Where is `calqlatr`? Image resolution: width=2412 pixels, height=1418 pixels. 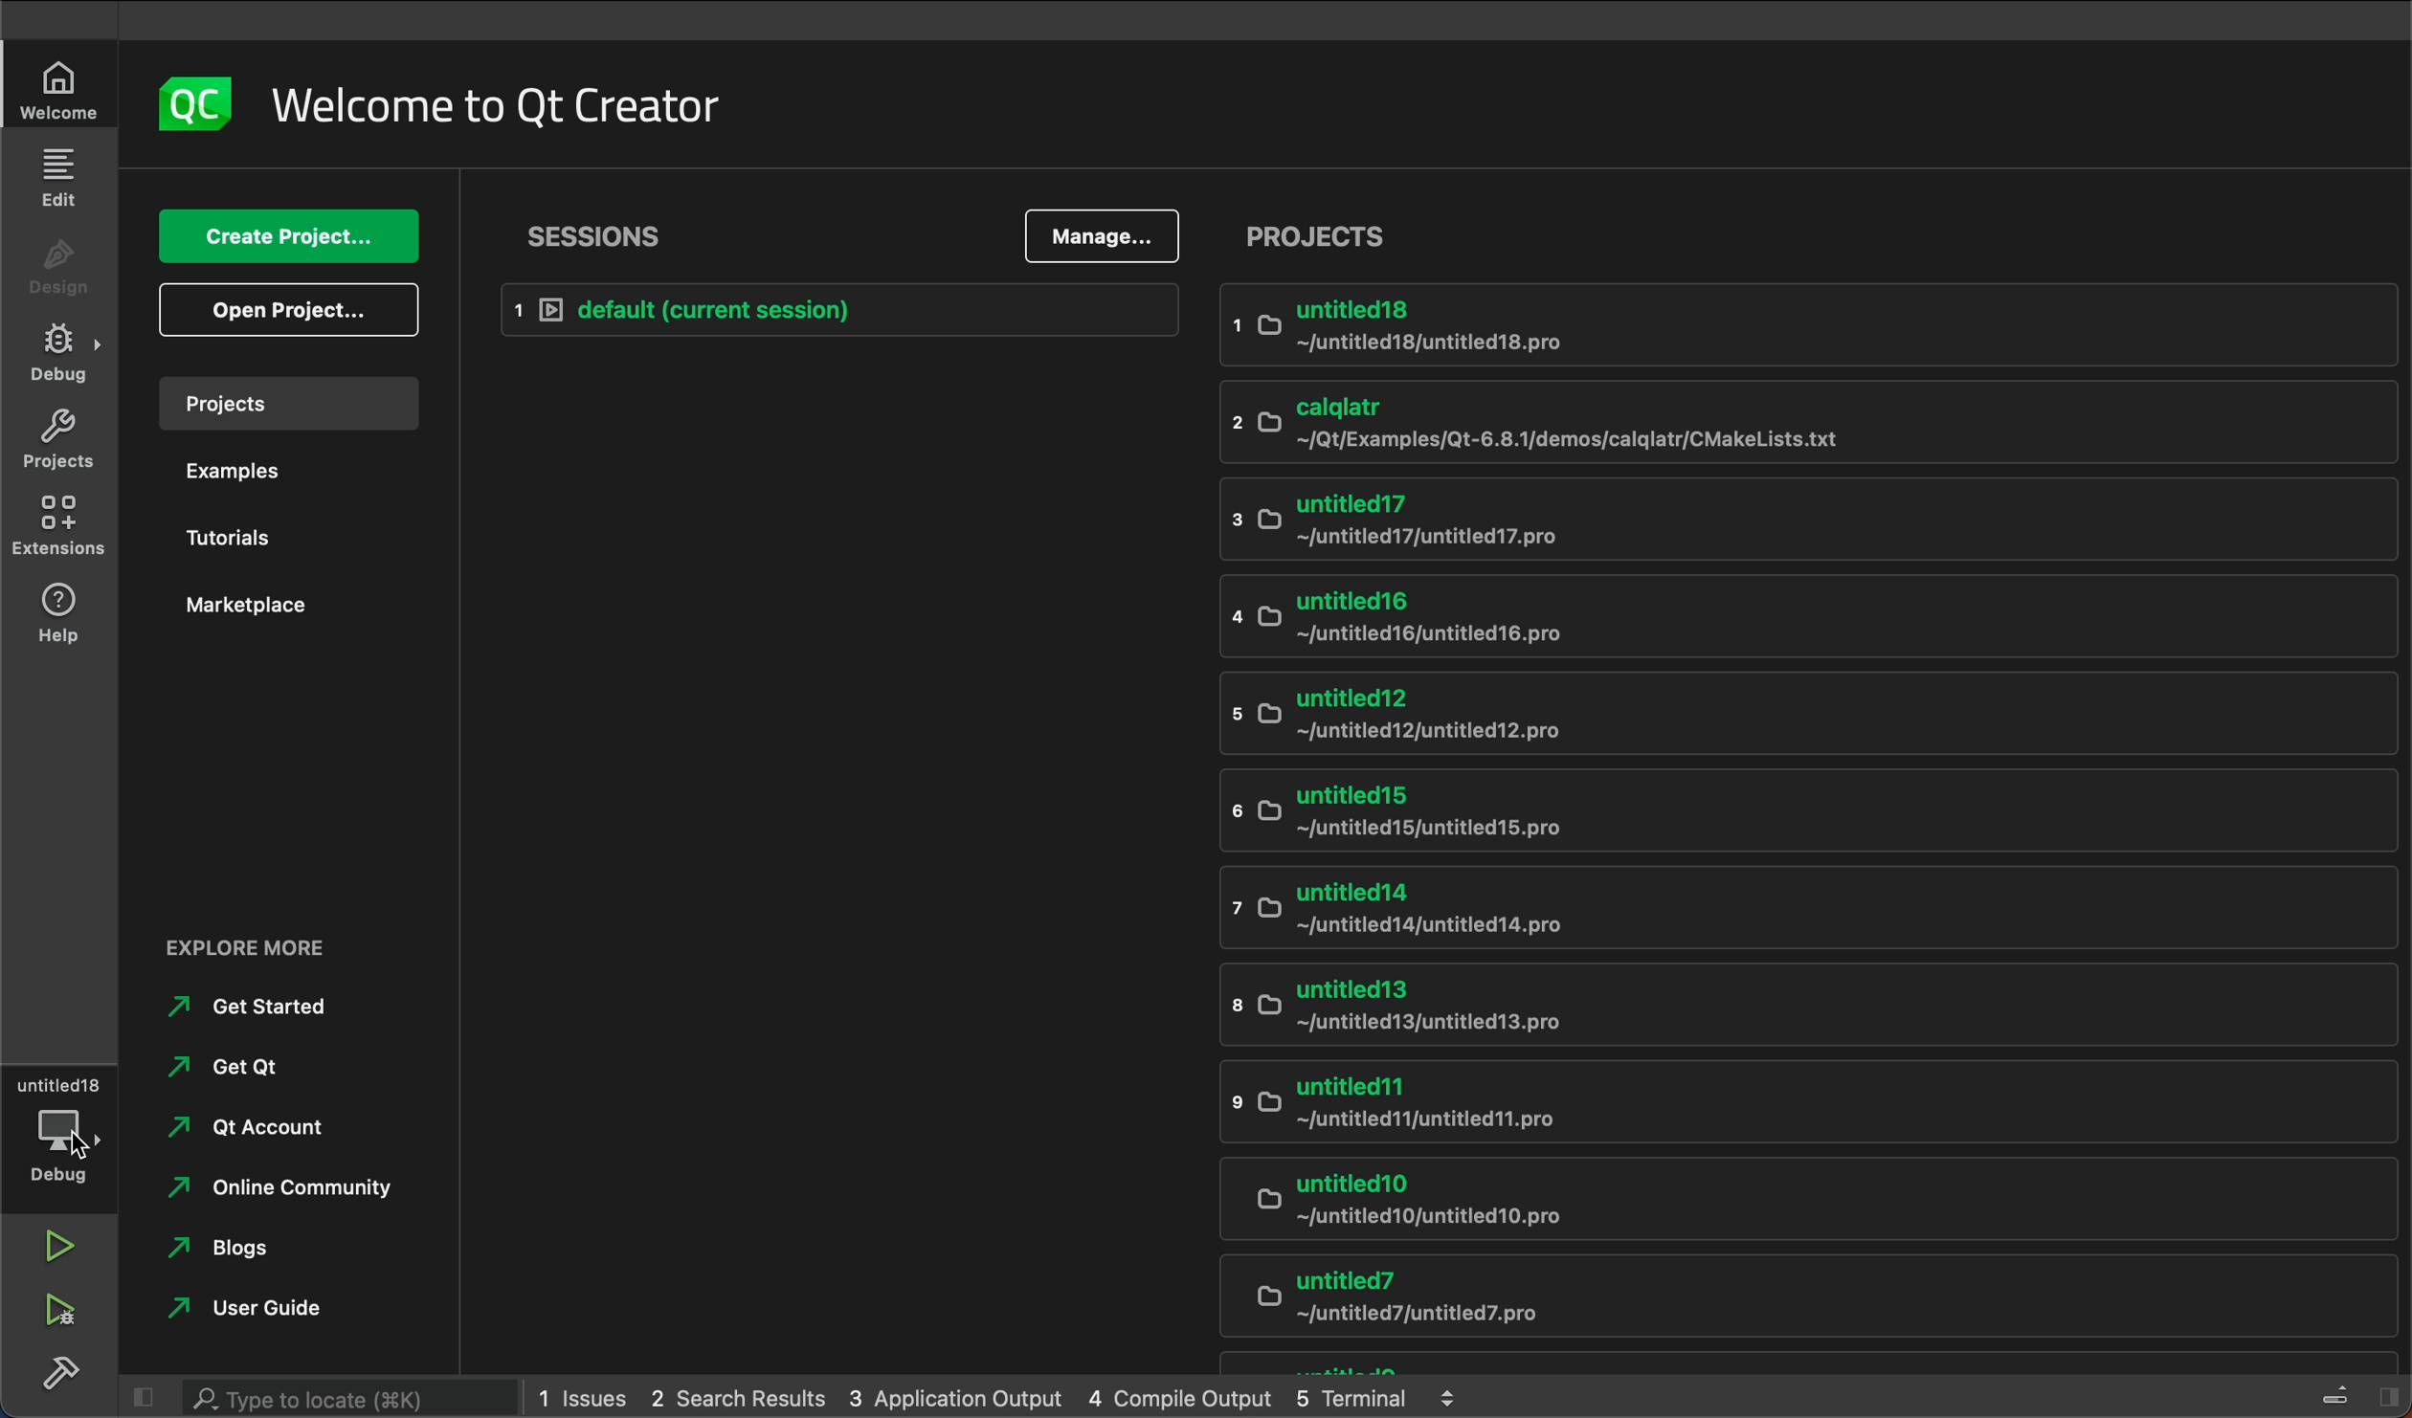
calqlatr is located at coordinates (1675, 422).